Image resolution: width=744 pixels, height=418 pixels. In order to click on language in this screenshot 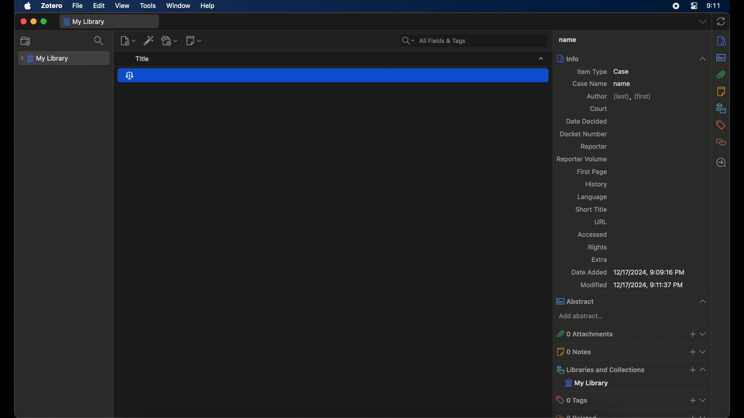, I will do `click(593, 197)`.